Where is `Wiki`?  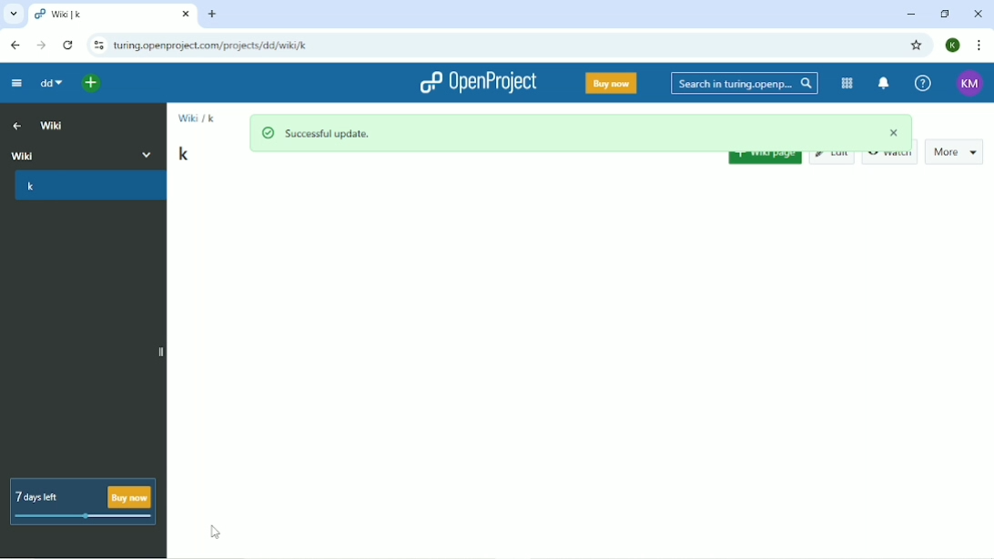 Wiki is located at coordinates (187, 117).